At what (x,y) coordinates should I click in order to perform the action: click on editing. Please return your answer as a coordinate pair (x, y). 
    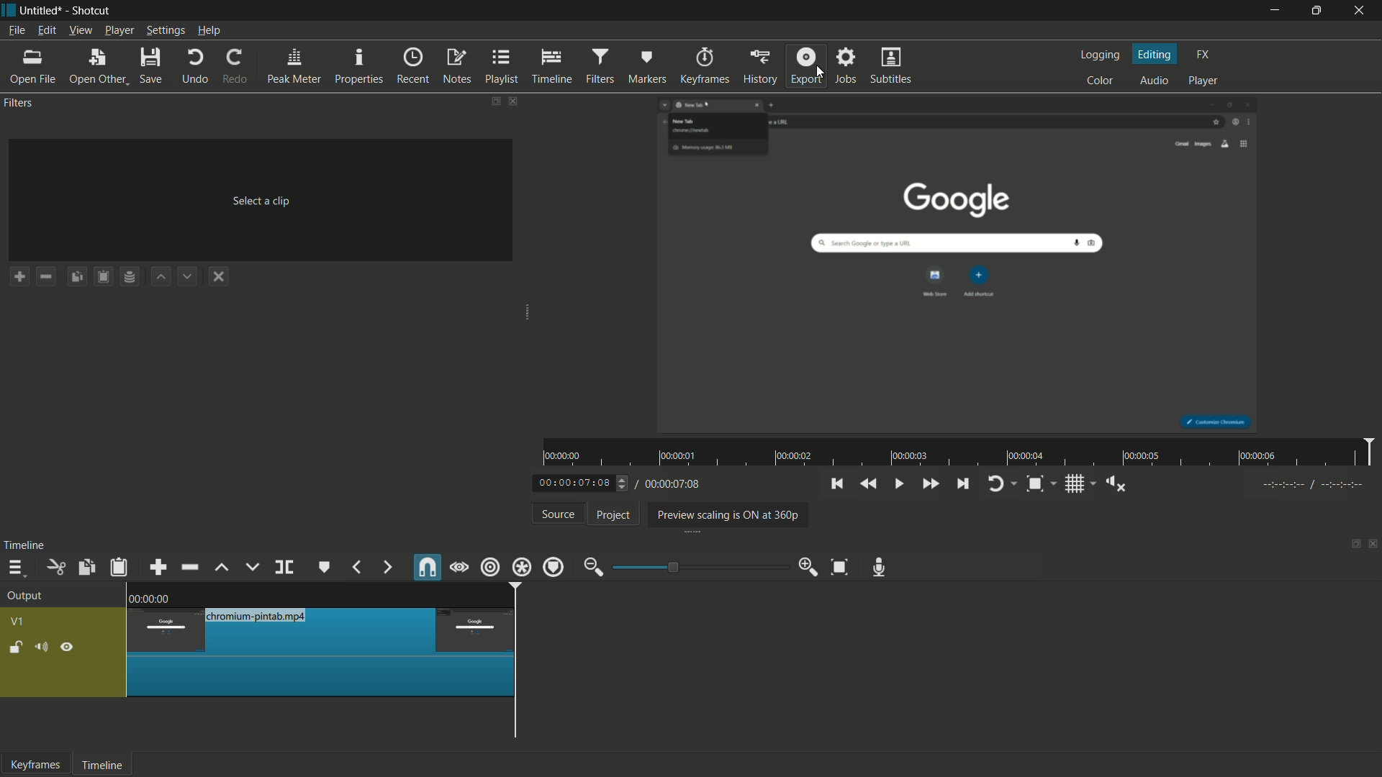
    Looking at the image, I should click on (1156, 55).